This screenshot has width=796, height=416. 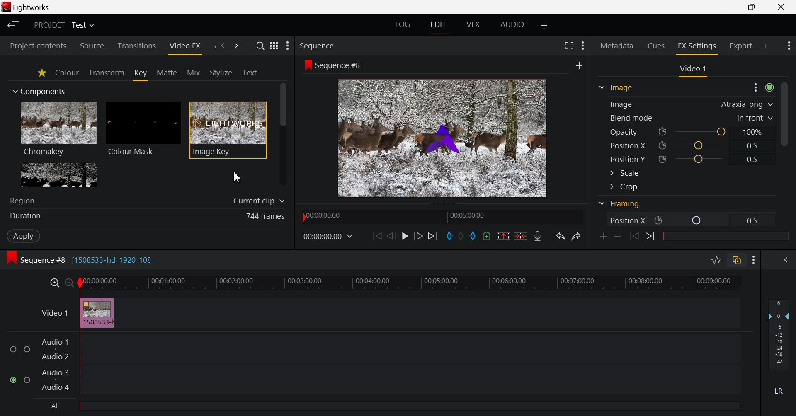 What do you see at coordinates (56, 342) in the screenshot?
I see `Audio 1` at bounding box center [56, 342].